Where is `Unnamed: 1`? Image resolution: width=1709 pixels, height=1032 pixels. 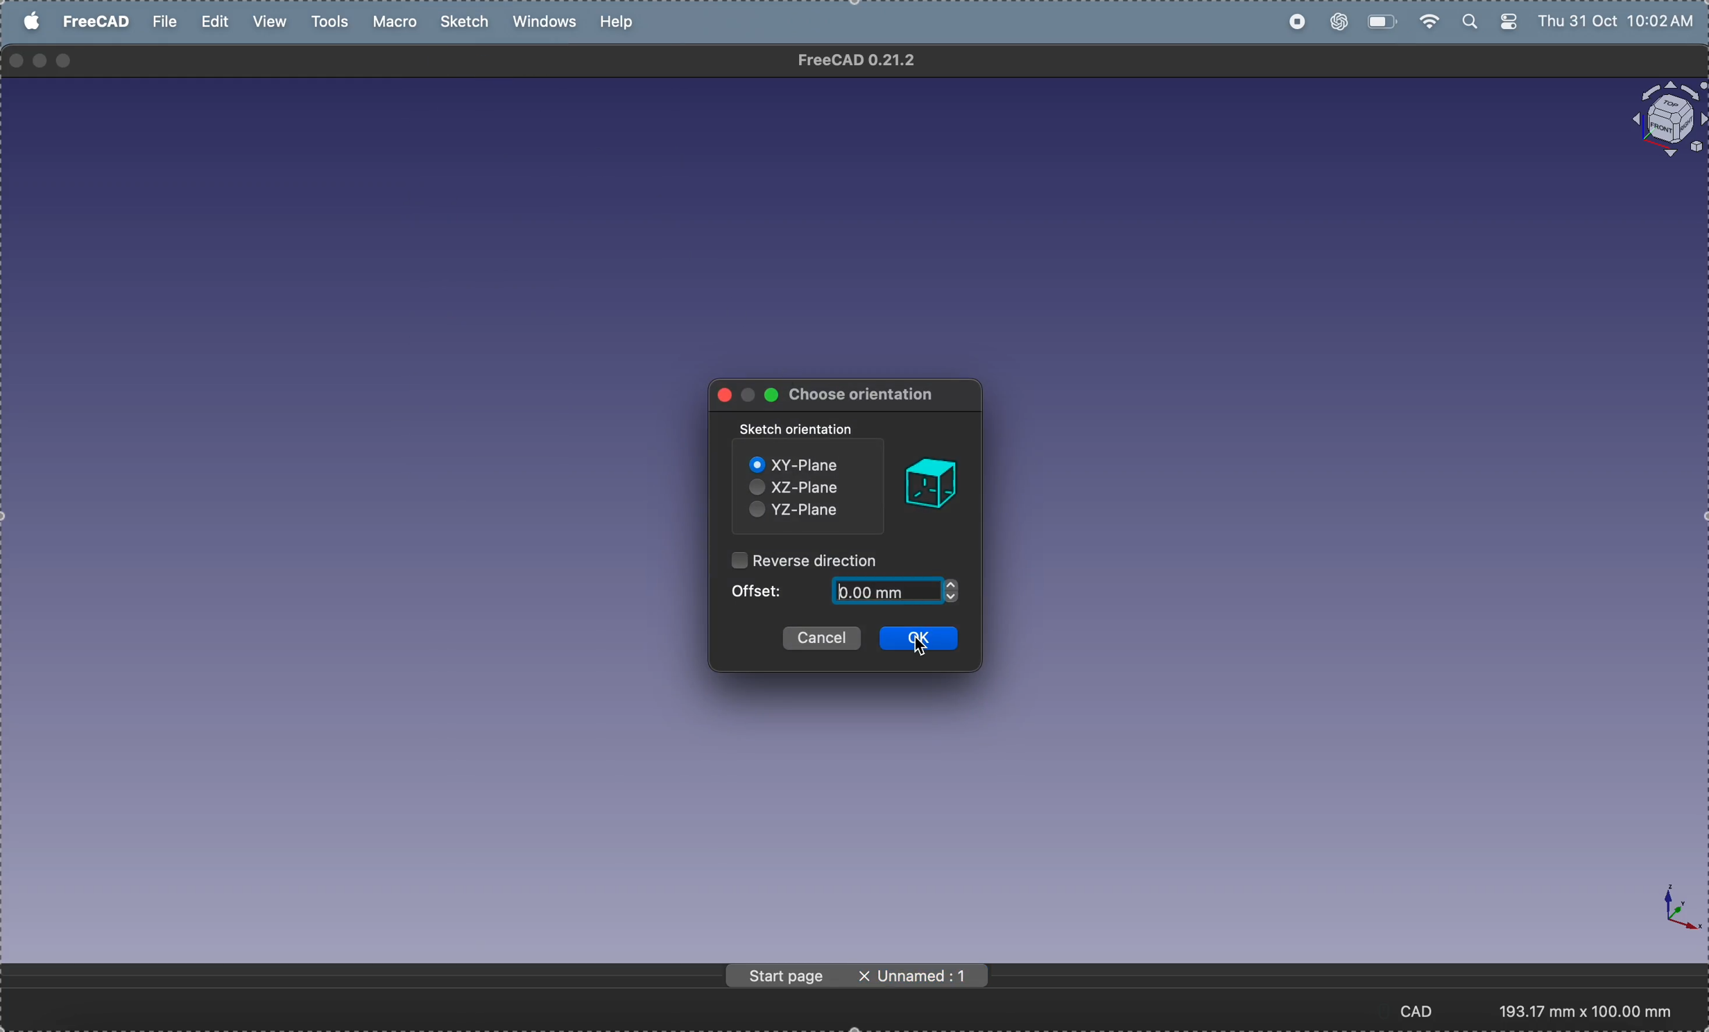
Unnamed: 1 is located at coordinates (929, 976).